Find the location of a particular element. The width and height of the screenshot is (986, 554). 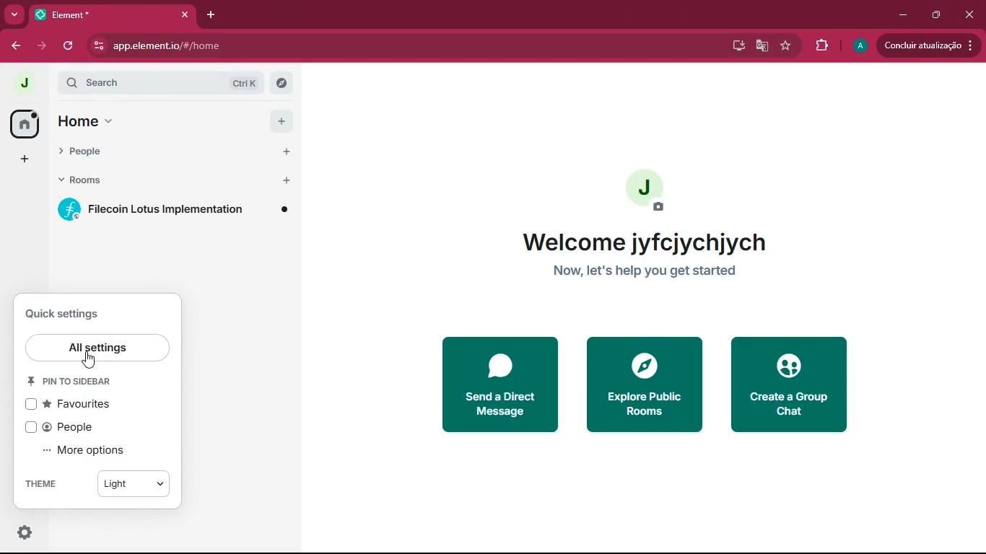

rooms is located at coordinates (154, 179).